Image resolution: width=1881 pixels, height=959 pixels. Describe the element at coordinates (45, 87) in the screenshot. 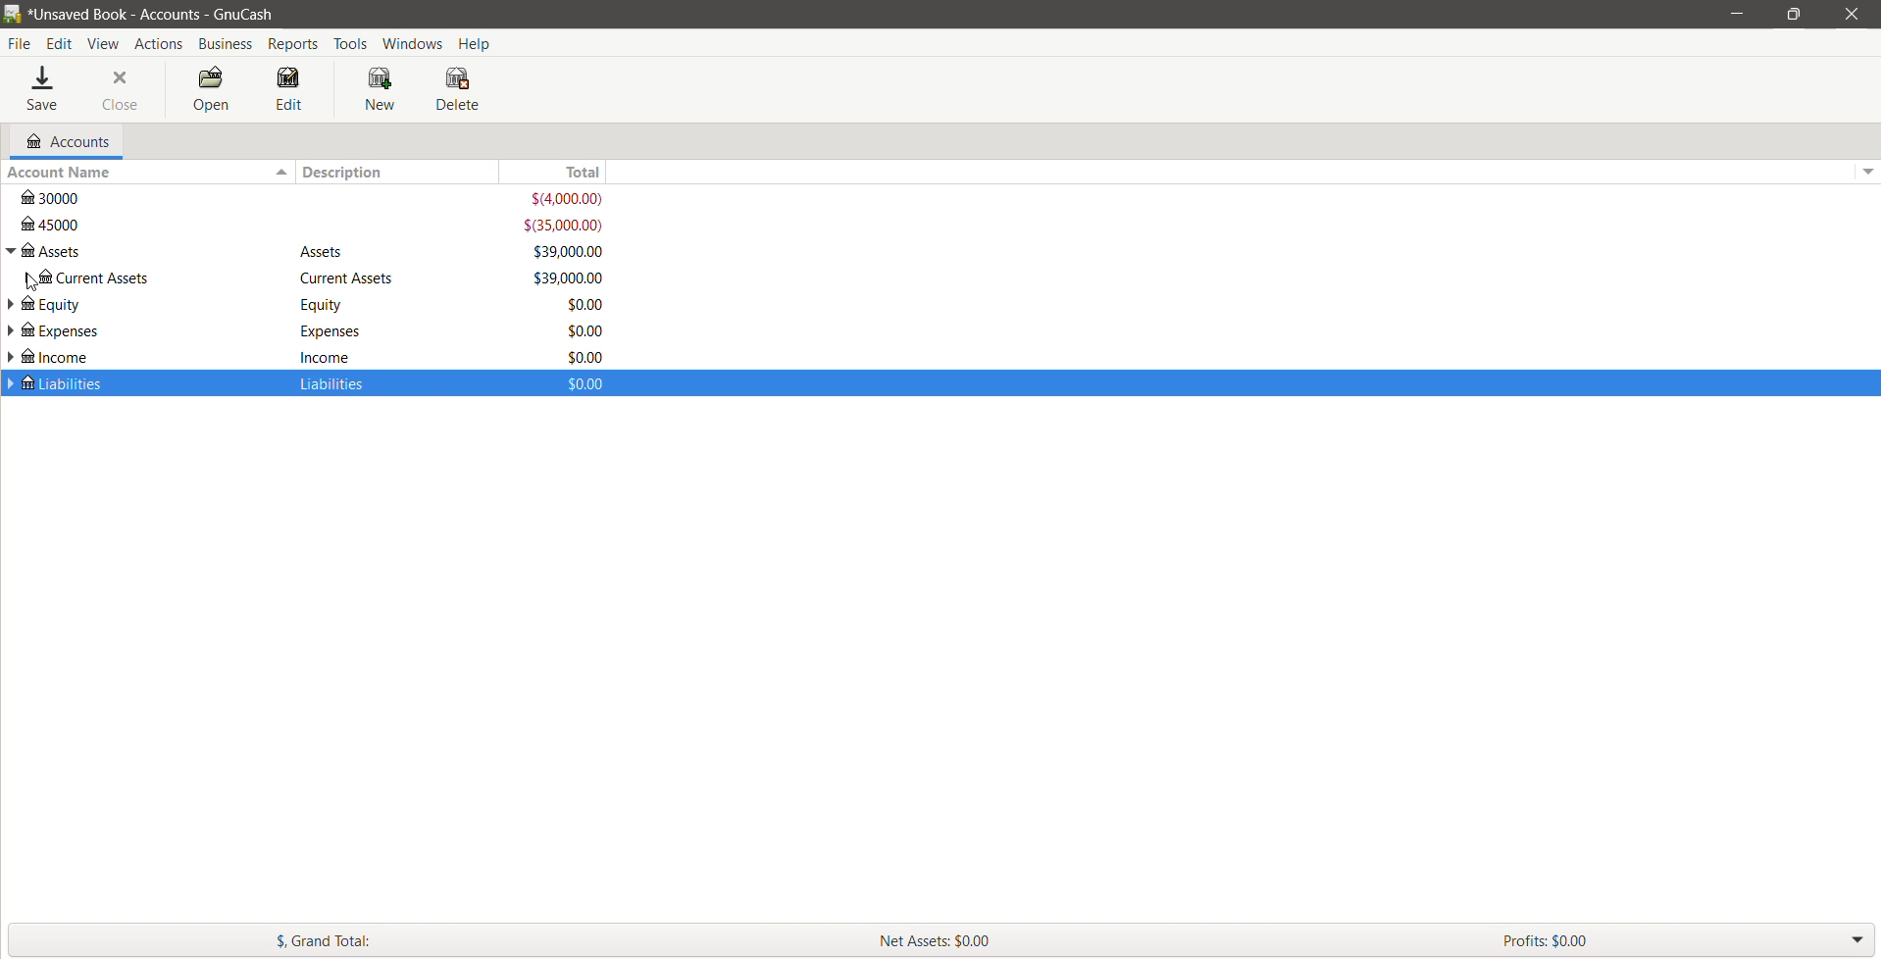

I see `Save` at that location.